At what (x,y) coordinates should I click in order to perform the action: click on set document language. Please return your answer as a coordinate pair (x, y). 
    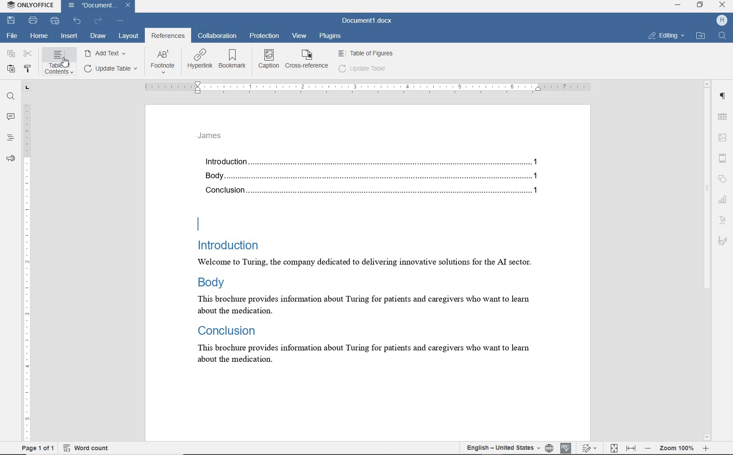
    Looking at the image, I should click on (549, 449).